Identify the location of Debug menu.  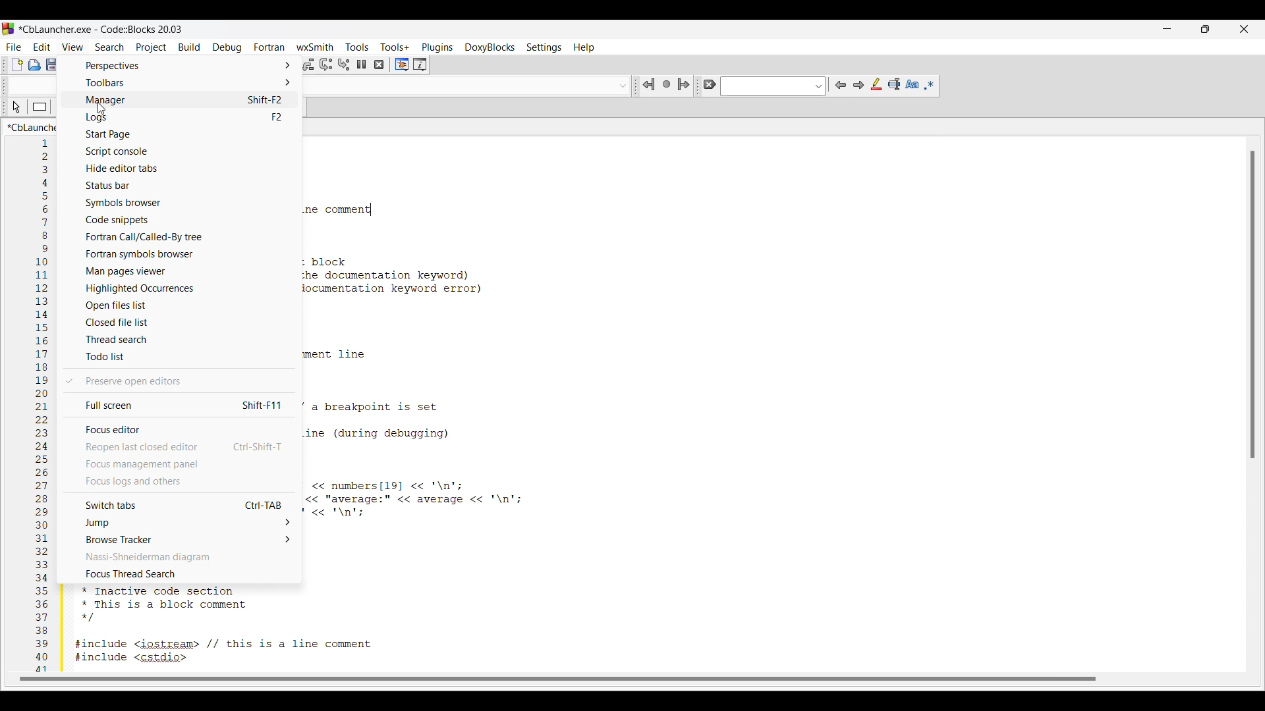
(227, 47).